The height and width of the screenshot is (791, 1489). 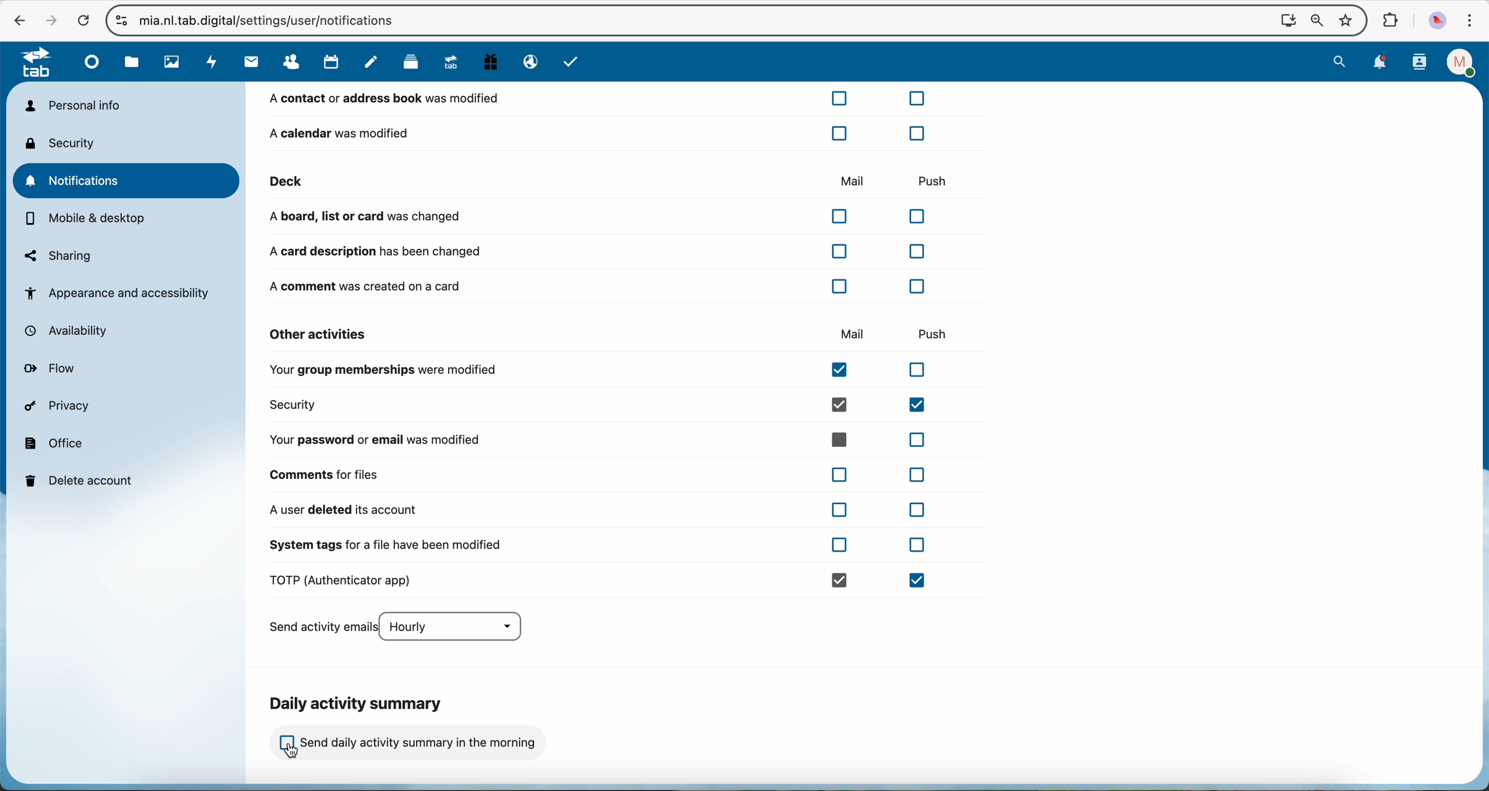 I want to click on other activities, so click(x=319, y=334).